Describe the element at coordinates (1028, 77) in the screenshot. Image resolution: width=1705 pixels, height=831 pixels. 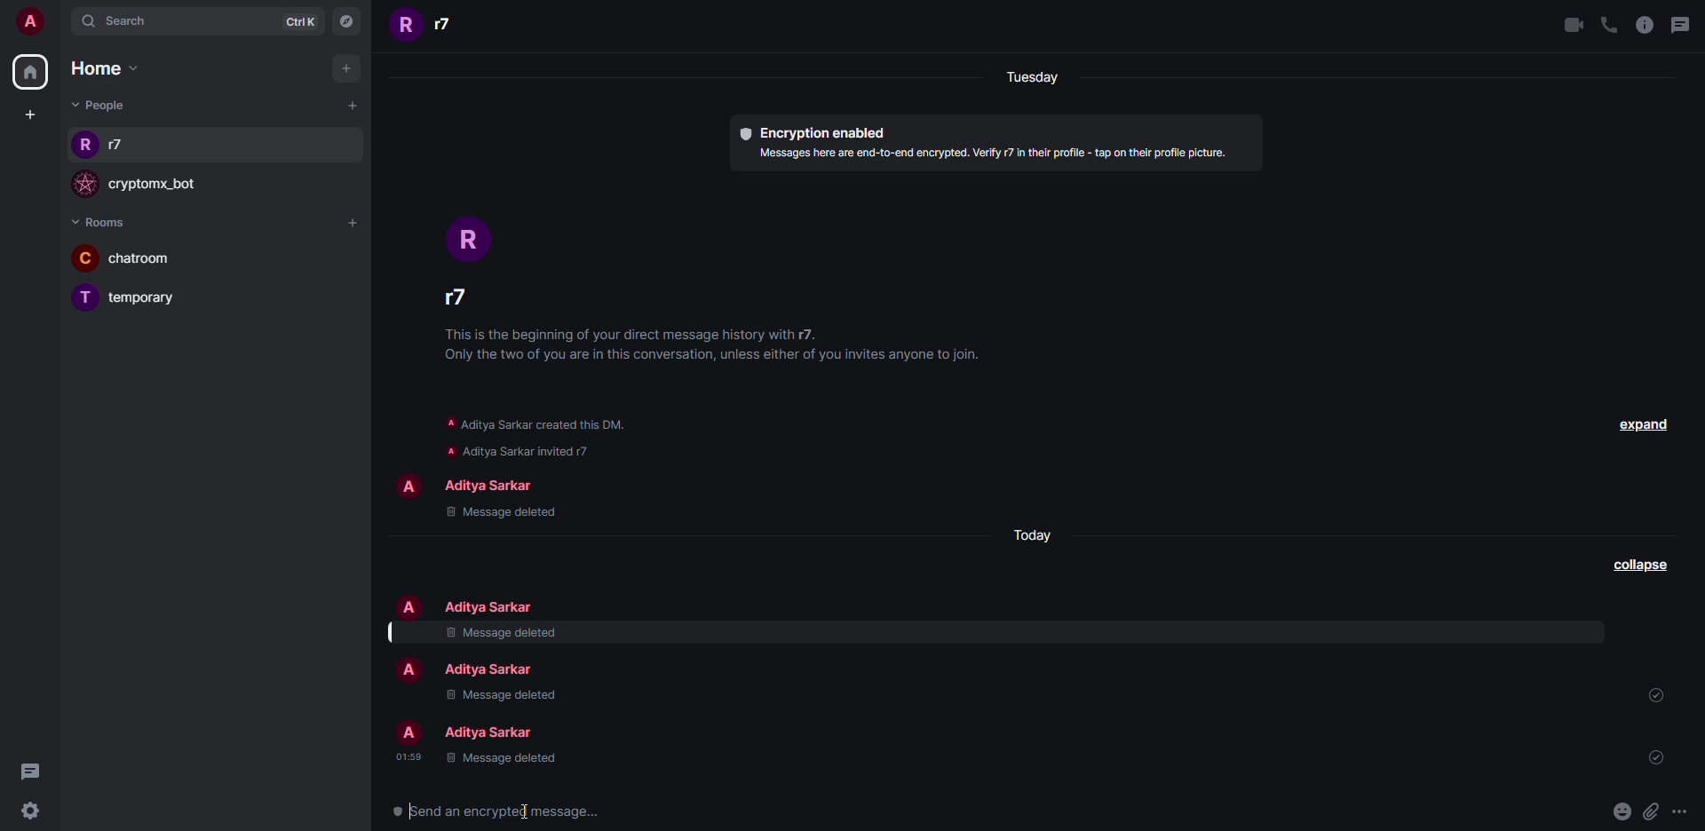
I see `day` at that location.